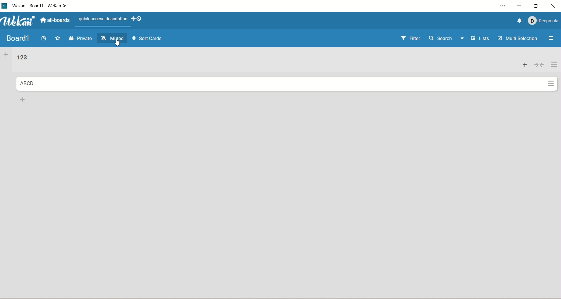  What do you see at coordinates (148, 39) in the screenshot?
I see `sort cards` at bounding box center [148, 39].